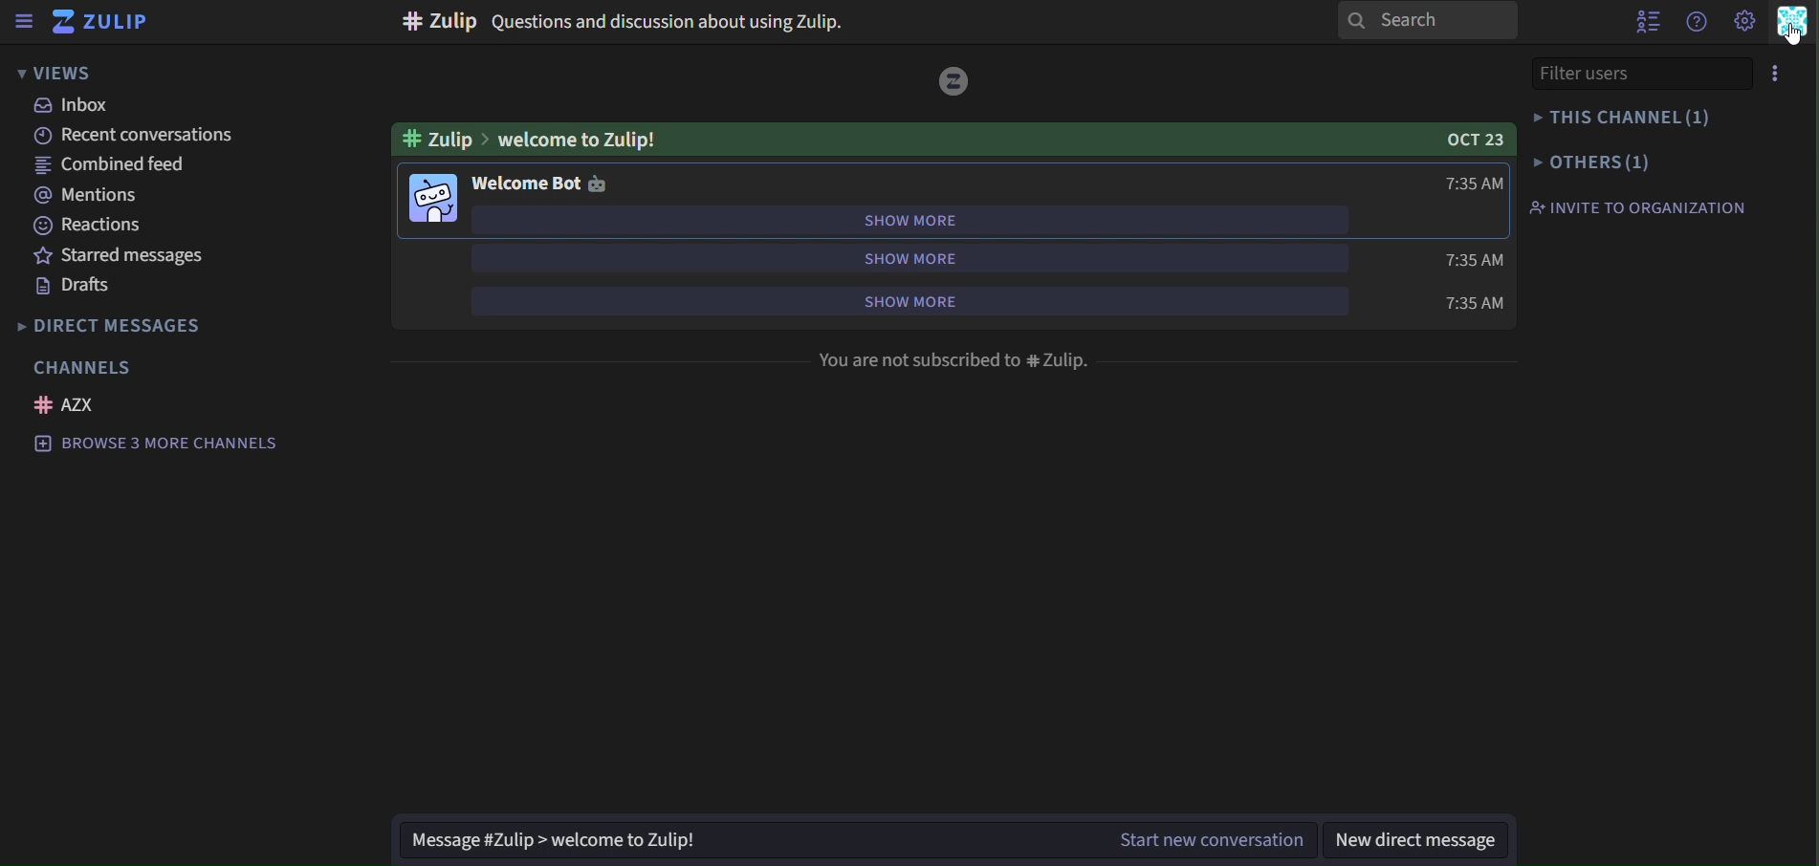 This screenshot has width=1819, height=866. Describe the element at coordinates (110, 327) in the screenshot. I see `direct messages` at that location.